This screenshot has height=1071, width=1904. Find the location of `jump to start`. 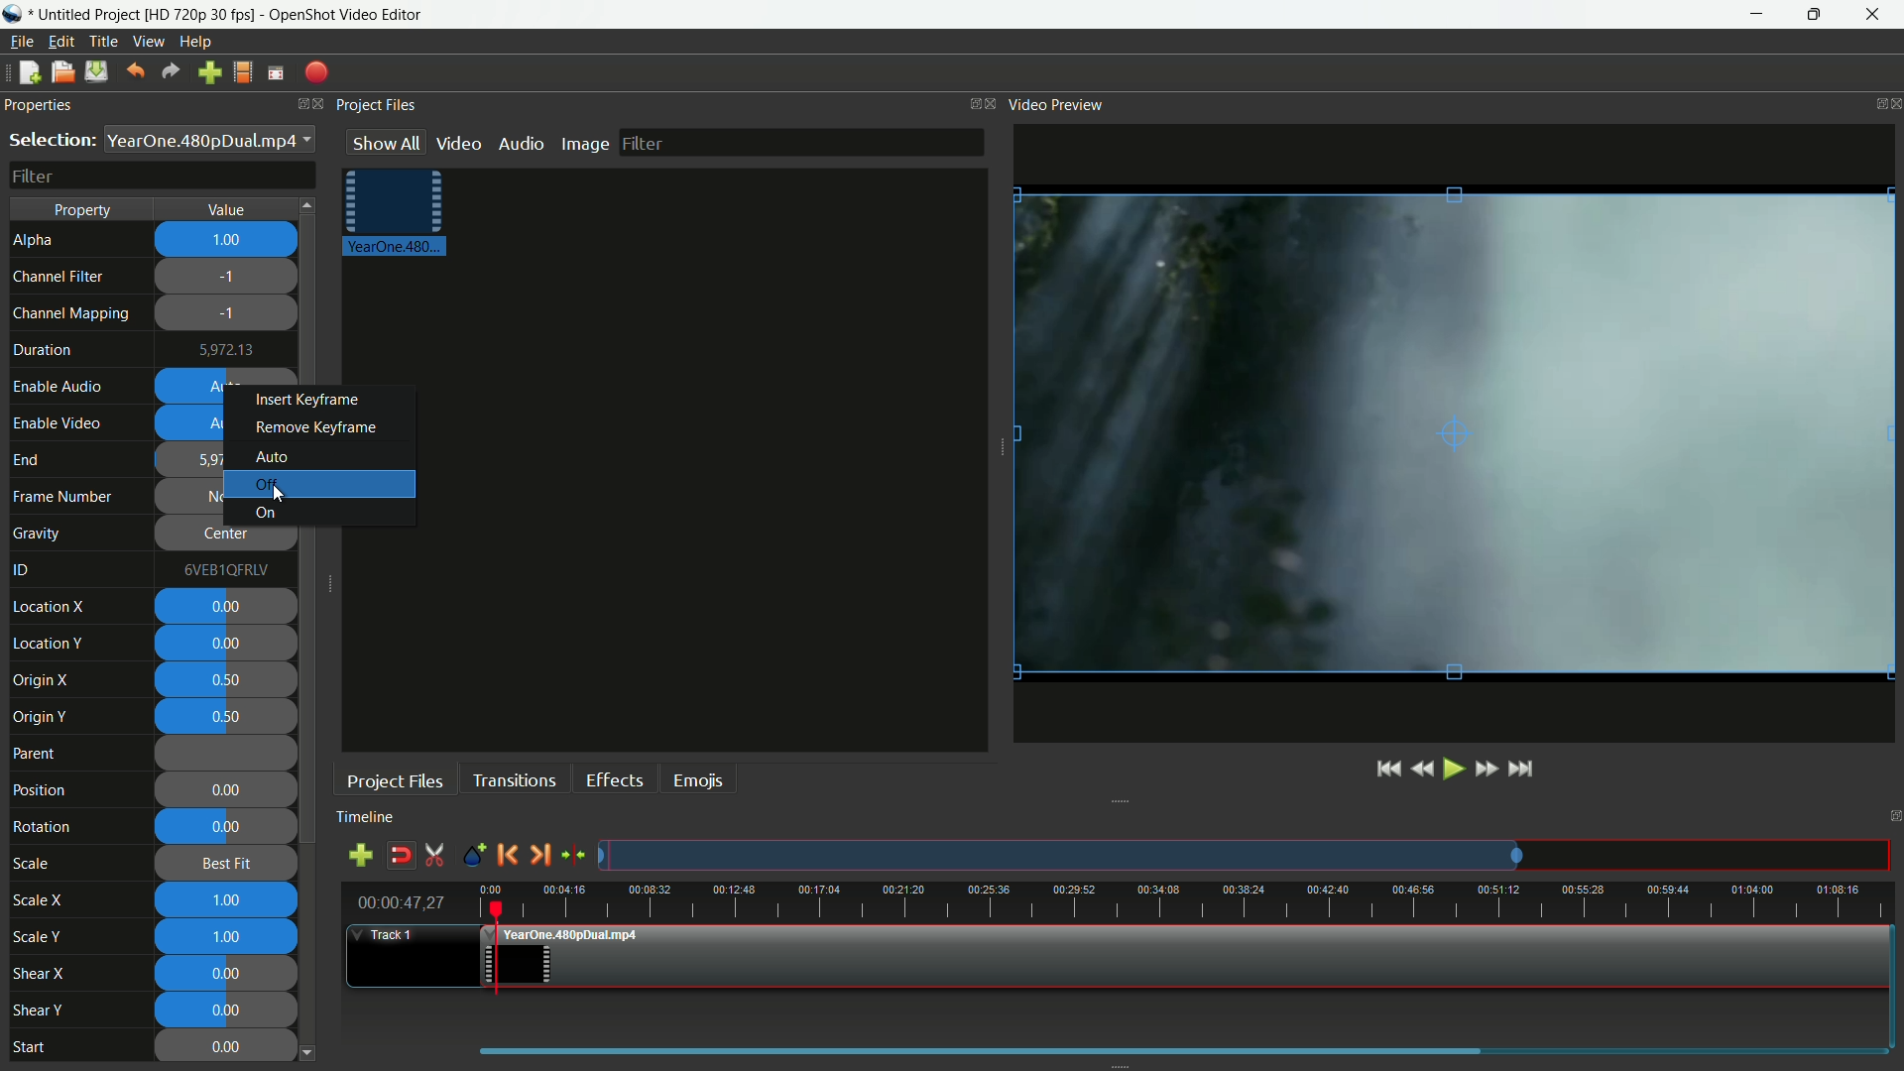

jump to start is located at coordinates (1290, 771).